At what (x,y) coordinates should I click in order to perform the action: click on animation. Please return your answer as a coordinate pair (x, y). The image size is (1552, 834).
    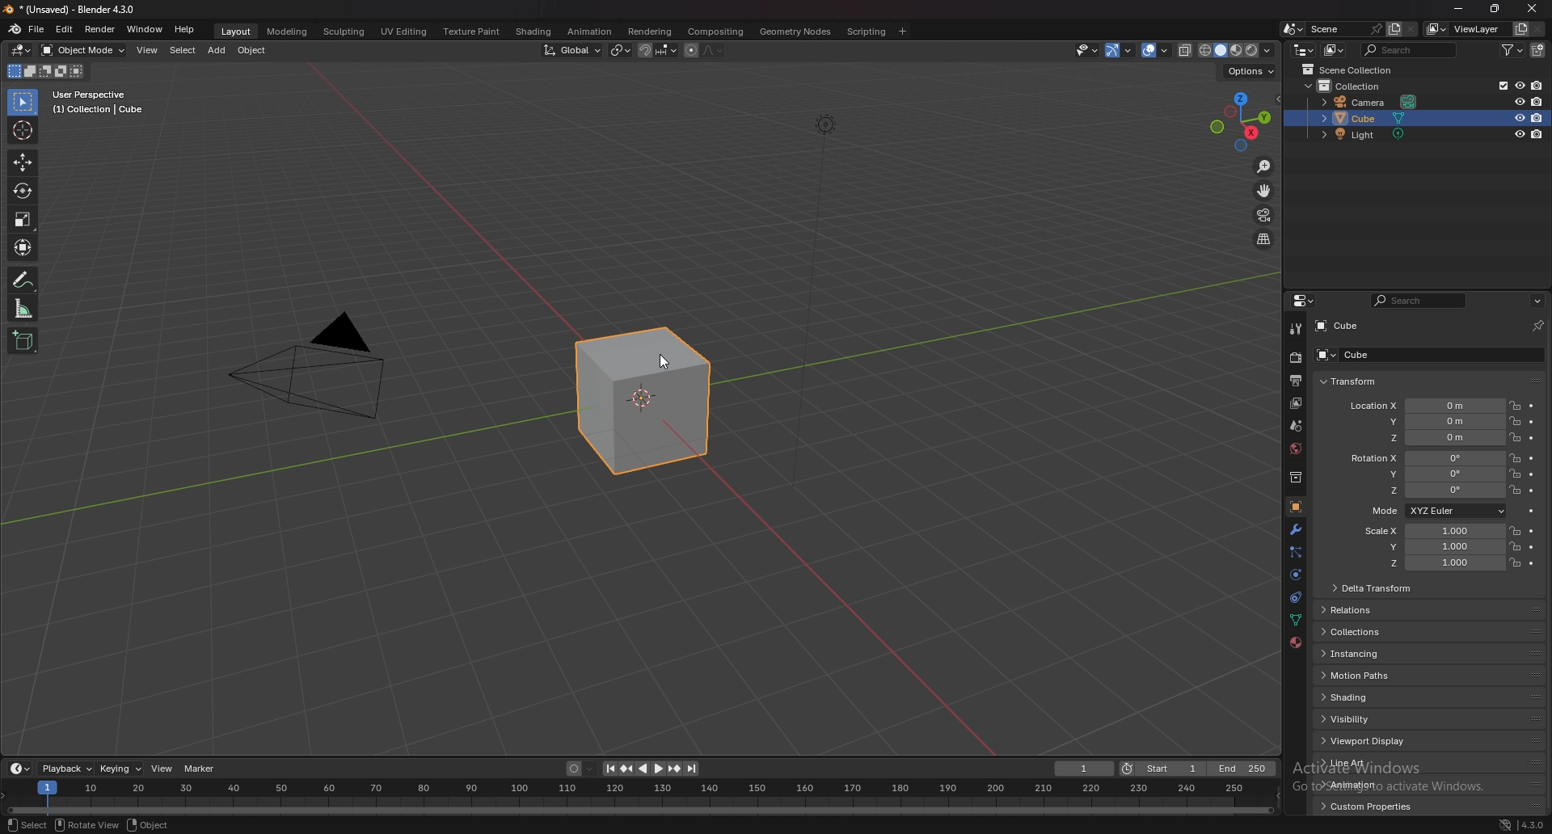
    Looking at the image, I should click on (1367, 784).